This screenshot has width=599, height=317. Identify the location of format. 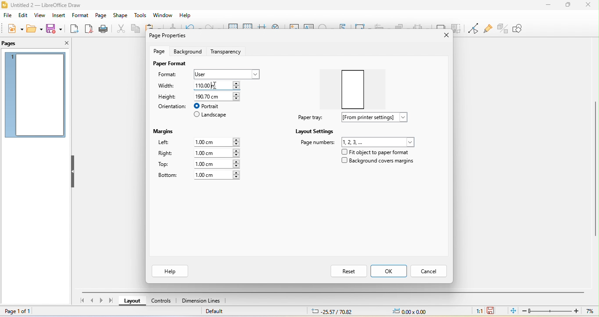
(171, 75).